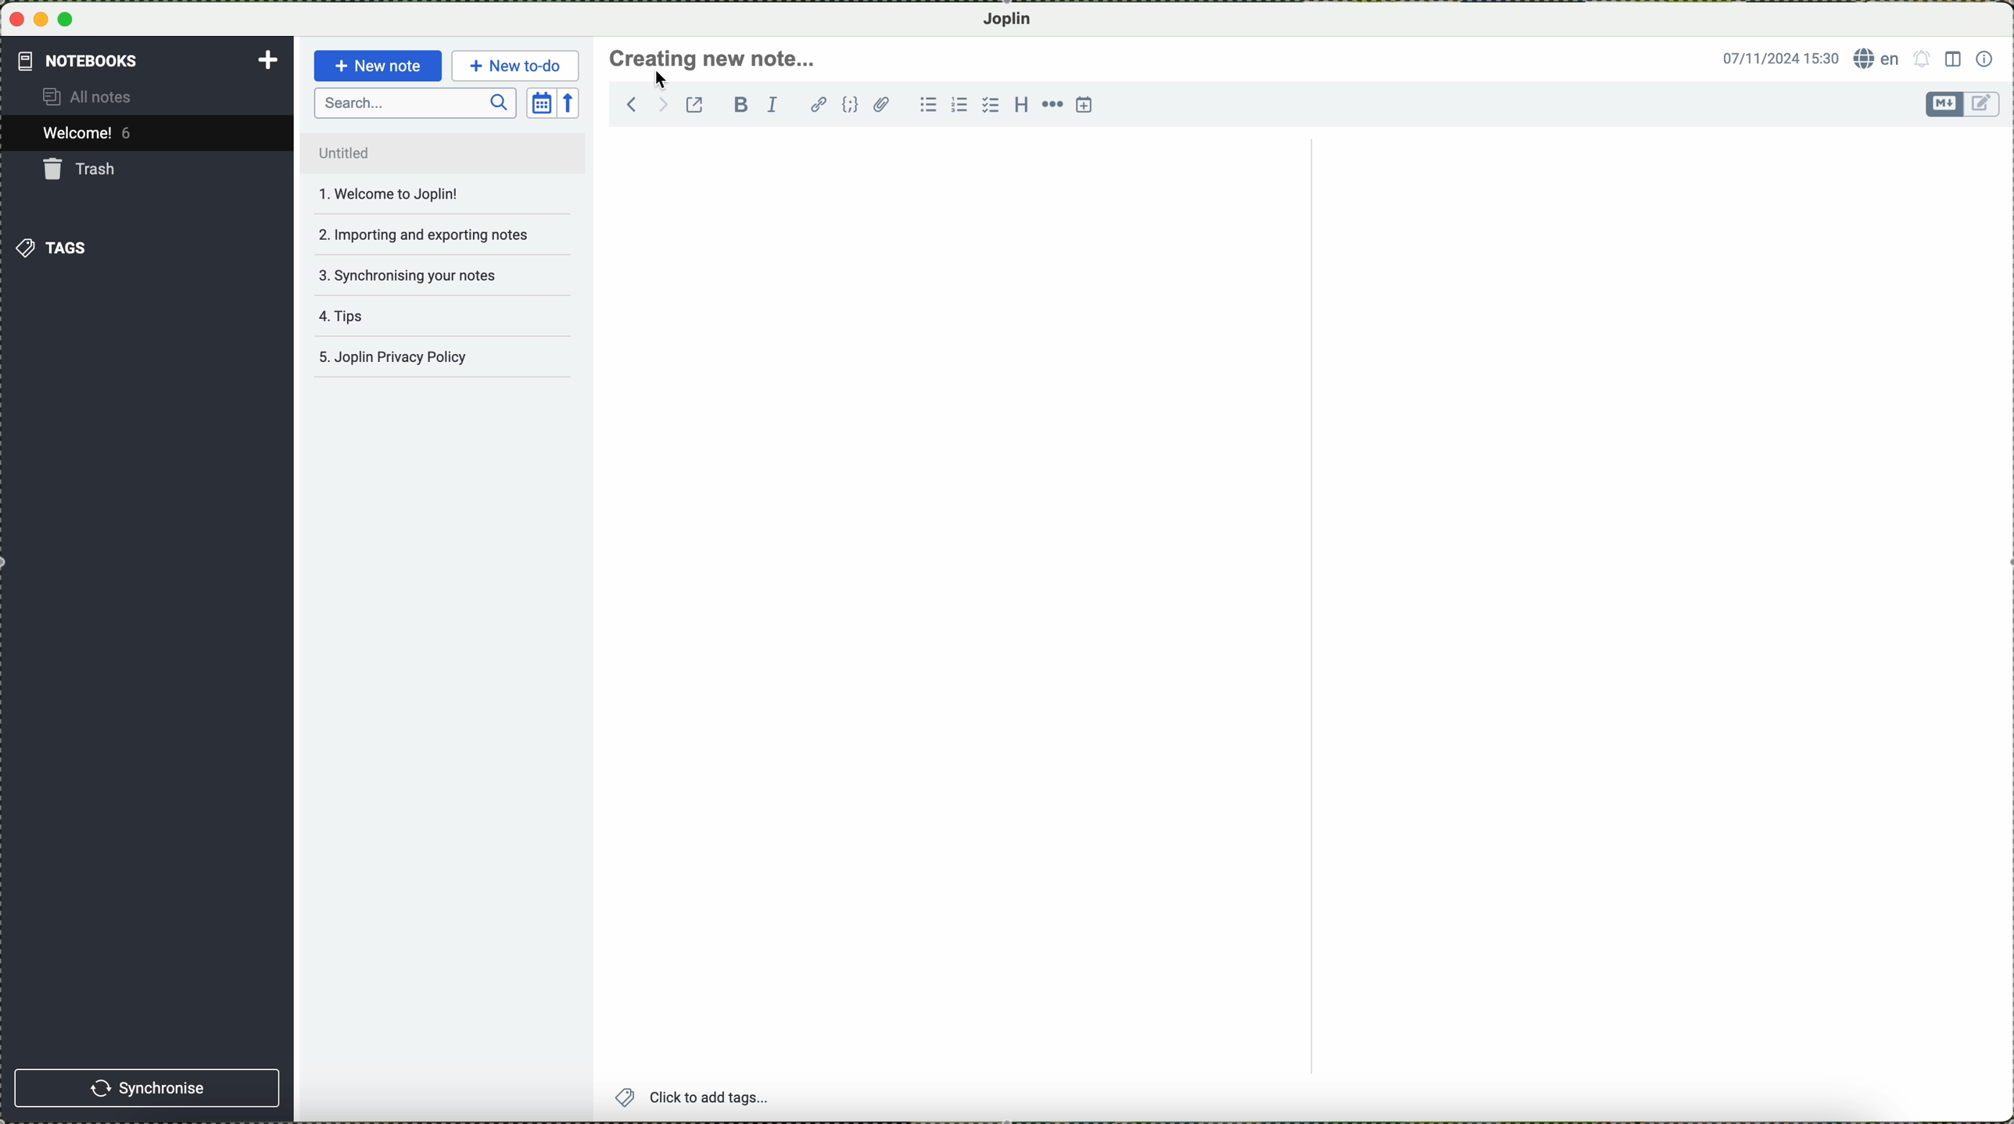 The width and height of the screenshot is (2014, 1124). What do you see at coordinates (926, 105) in the screenshot?
I see `bulleted list` at bounding box center [926, 105].